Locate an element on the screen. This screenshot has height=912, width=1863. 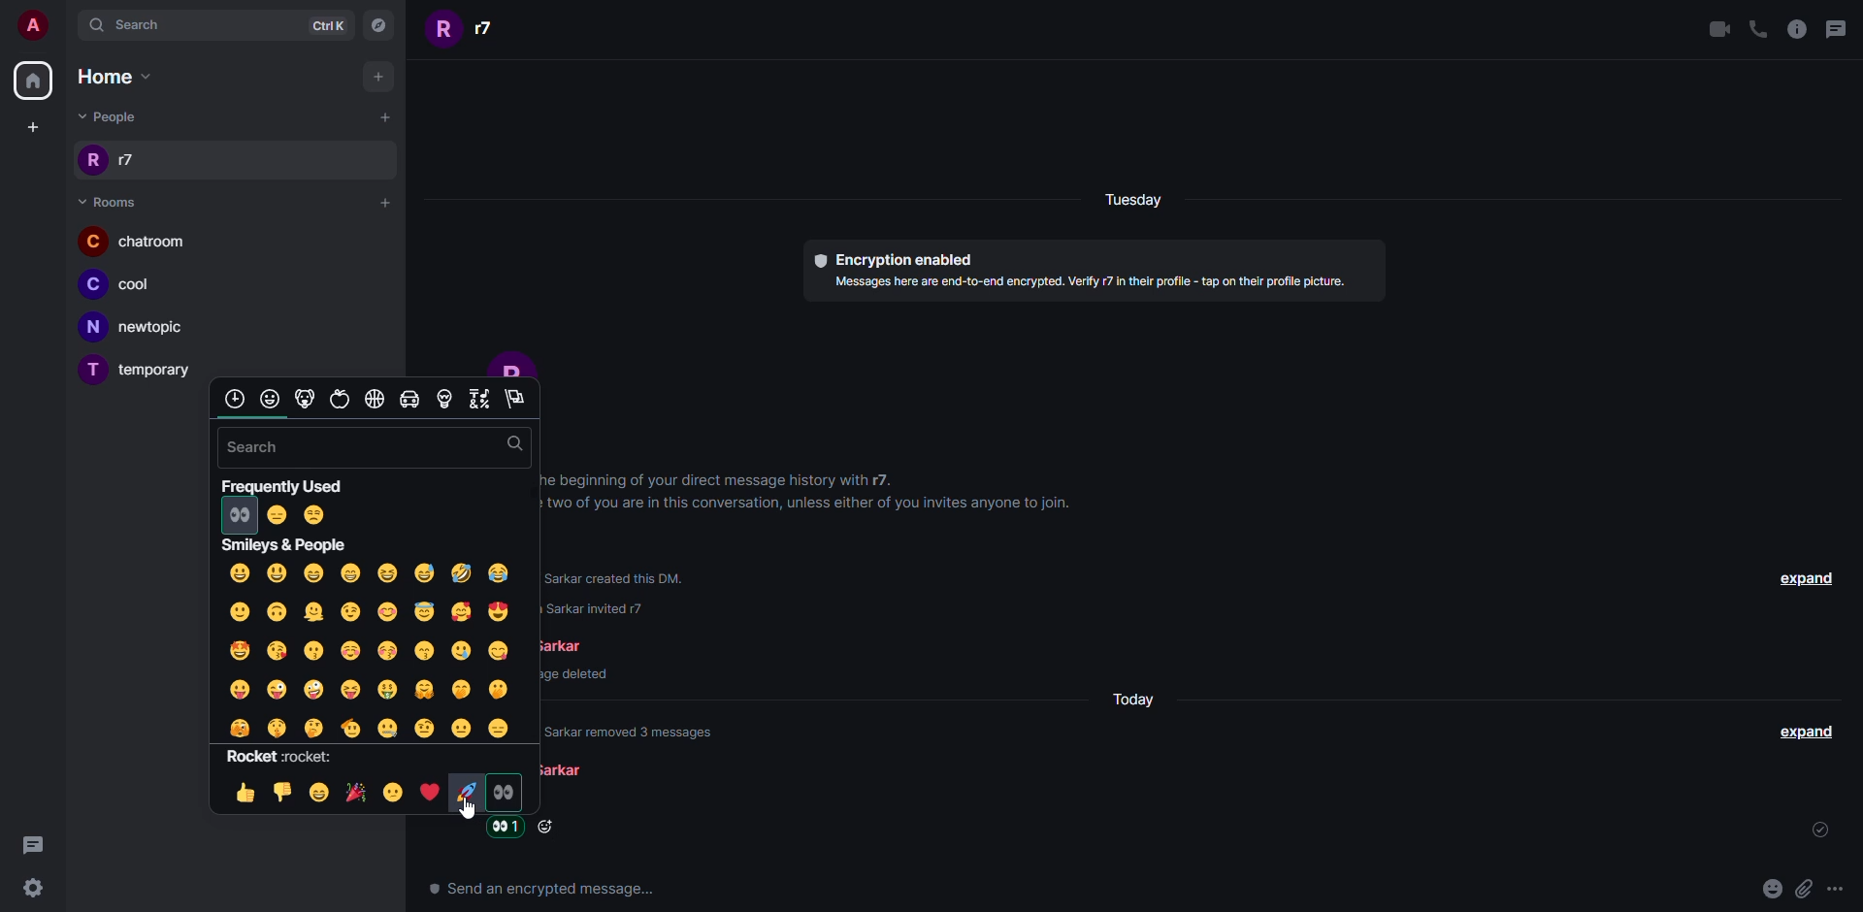
add is located at coordinates (382, 78).